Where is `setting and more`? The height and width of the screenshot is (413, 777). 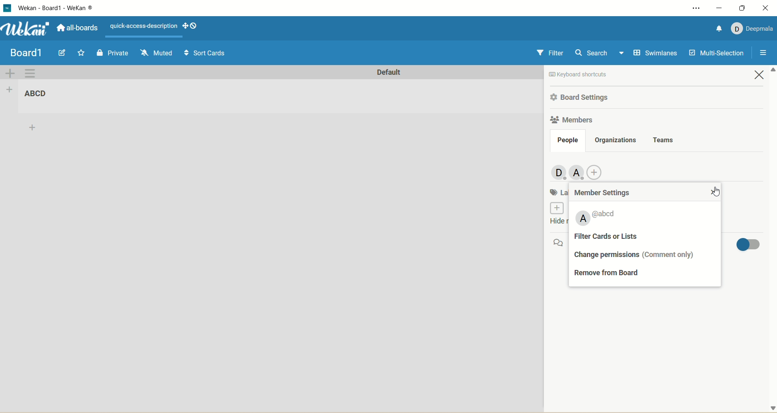
setting and more is located at coordinates (693, 7).